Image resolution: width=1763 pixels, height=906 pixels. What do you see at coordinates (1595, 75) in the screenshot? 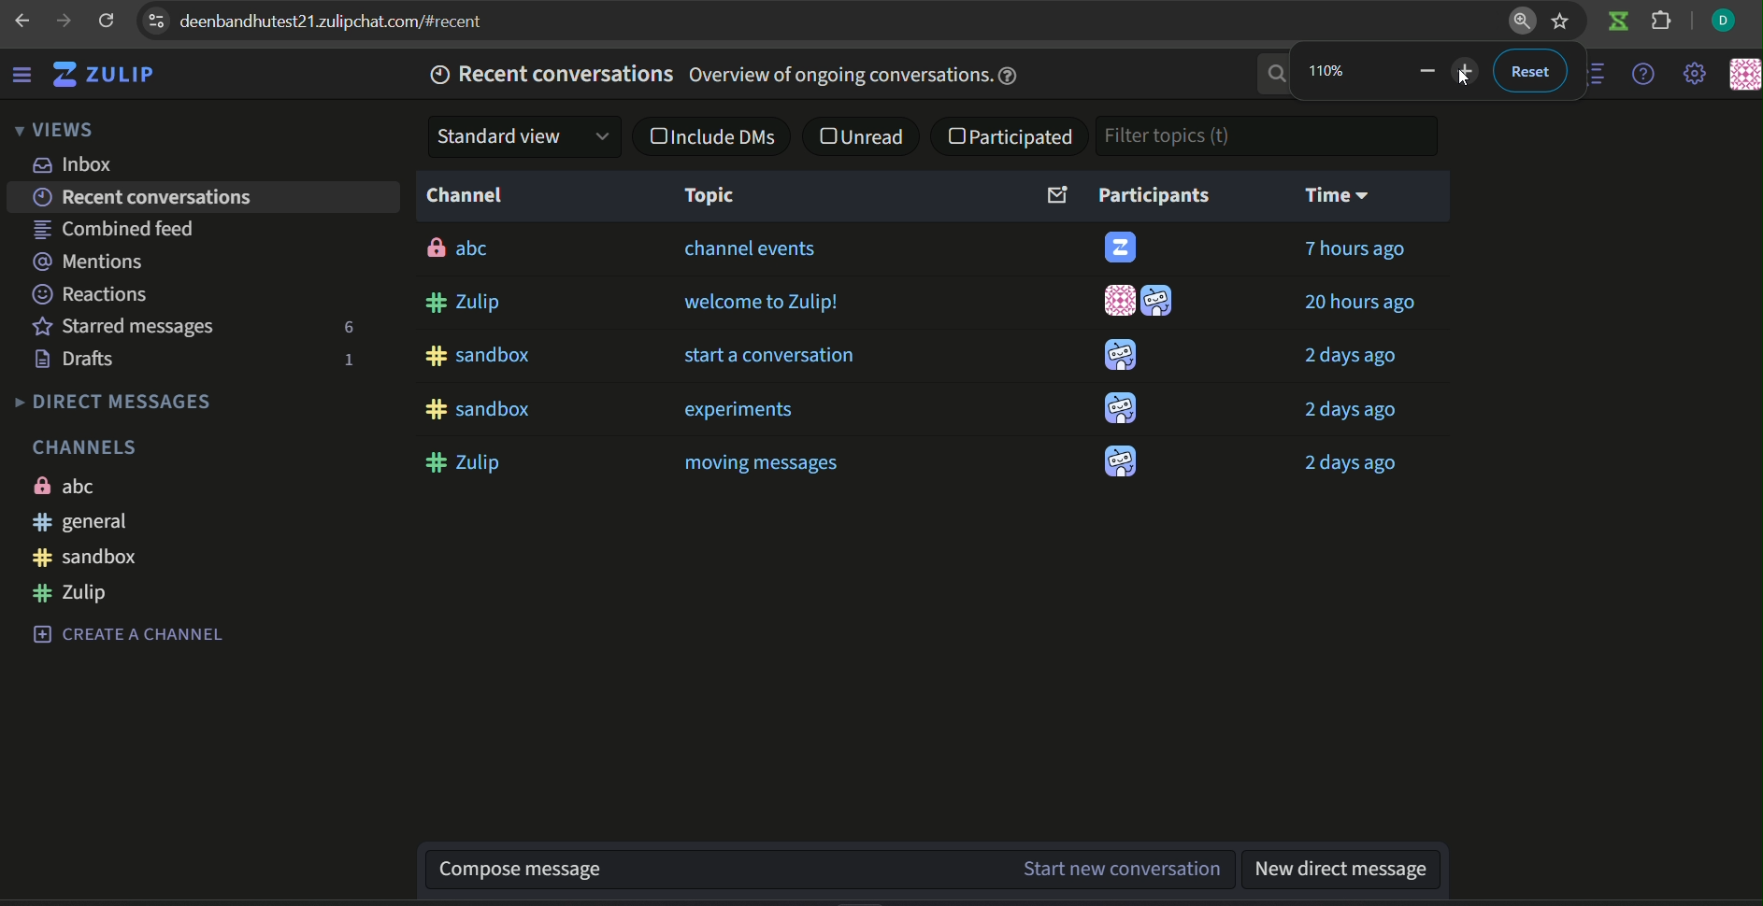
I see `options` at bounding box center [1595, 75].